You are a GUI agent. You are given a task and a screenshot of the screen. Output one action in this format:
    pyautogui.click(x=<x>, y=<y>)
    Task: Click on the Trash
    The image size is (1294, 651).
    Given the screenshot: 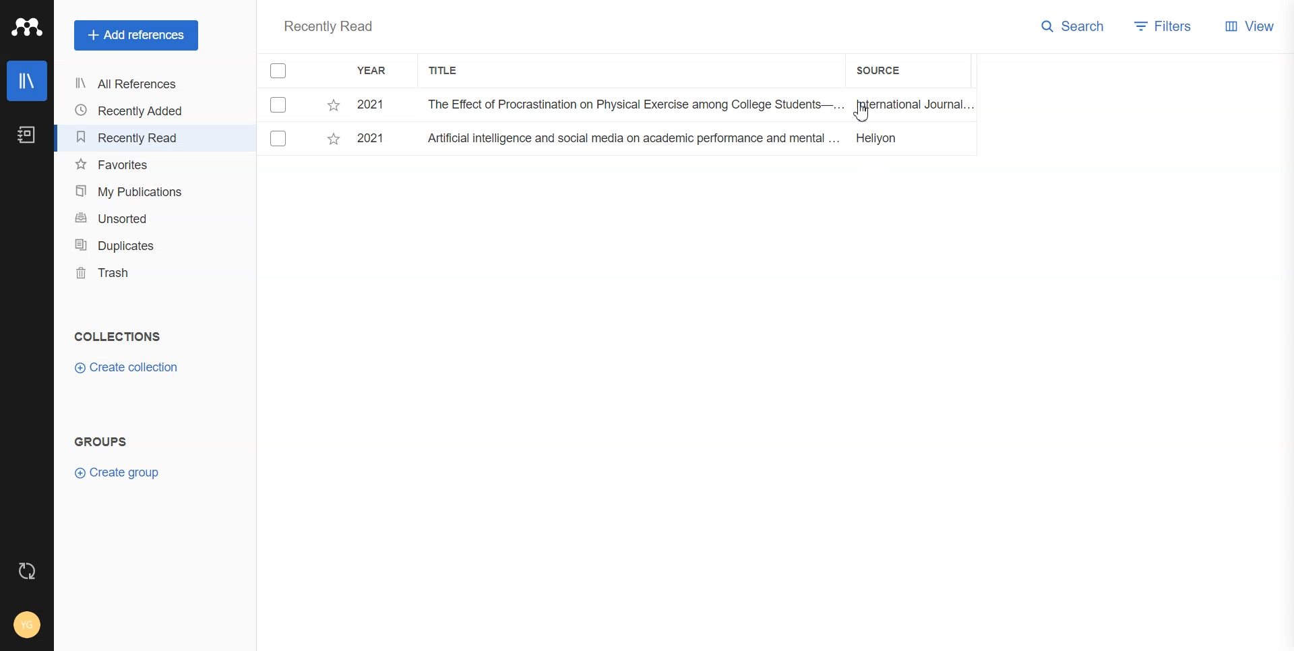 What is the action you would take?
    pyautogui.click(x=132, y=273)
    